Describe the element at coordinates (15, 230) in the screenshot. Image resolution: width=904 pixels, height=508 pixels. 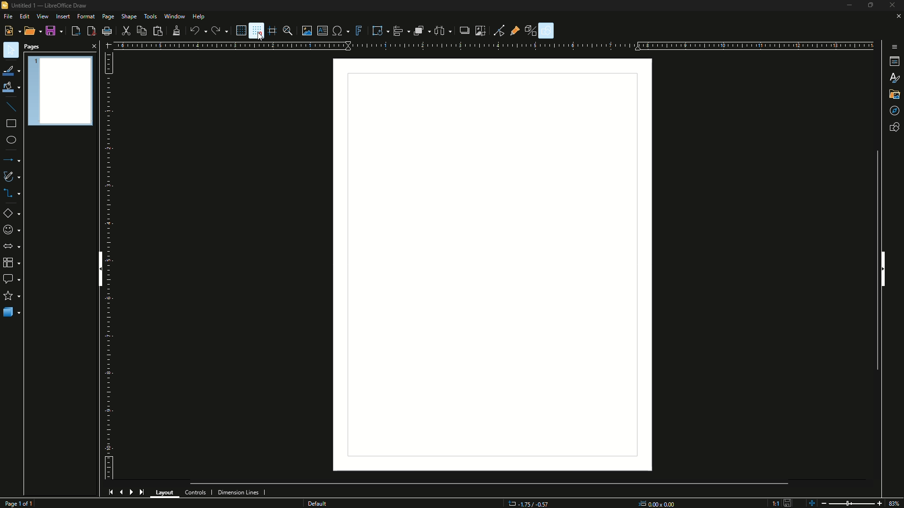
I see `Symbol shapes` at that location.